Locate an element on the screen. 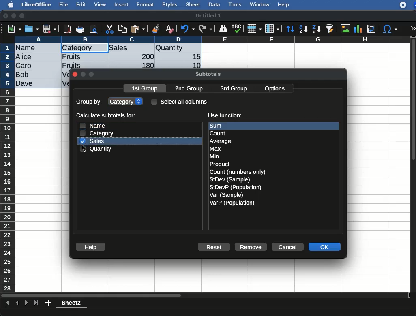 The image size is (416, 316). sheet is located at coordinates (193, 4).